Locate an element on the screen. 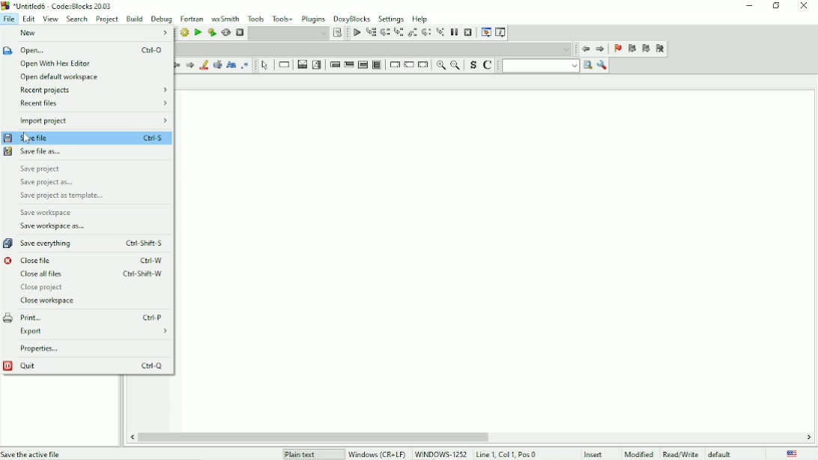 The image size is (818, 460). Rebuild is located at coordinates (226, 33).